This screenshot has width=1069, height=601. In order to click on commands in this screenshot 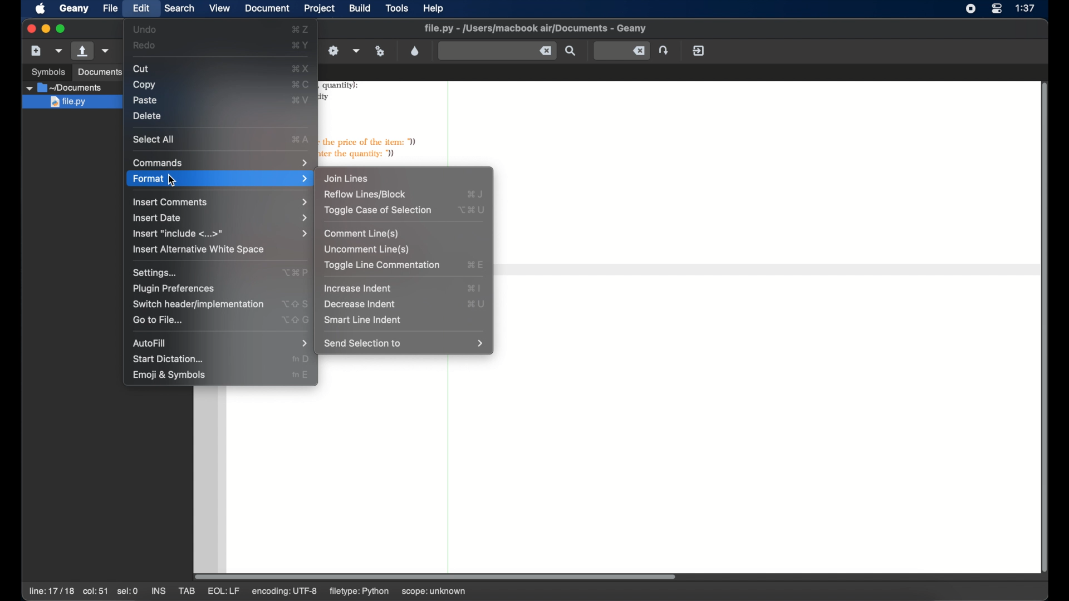, I will do `click(220, 163)`.